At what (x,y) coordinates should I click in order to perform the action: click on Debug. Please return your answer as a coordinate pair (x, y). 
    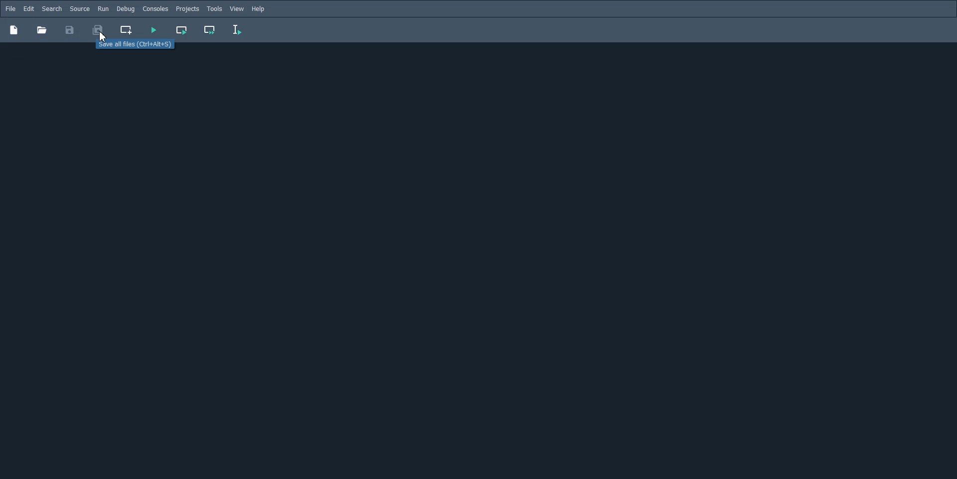
    Looking at the image, I should click on (125, 8).